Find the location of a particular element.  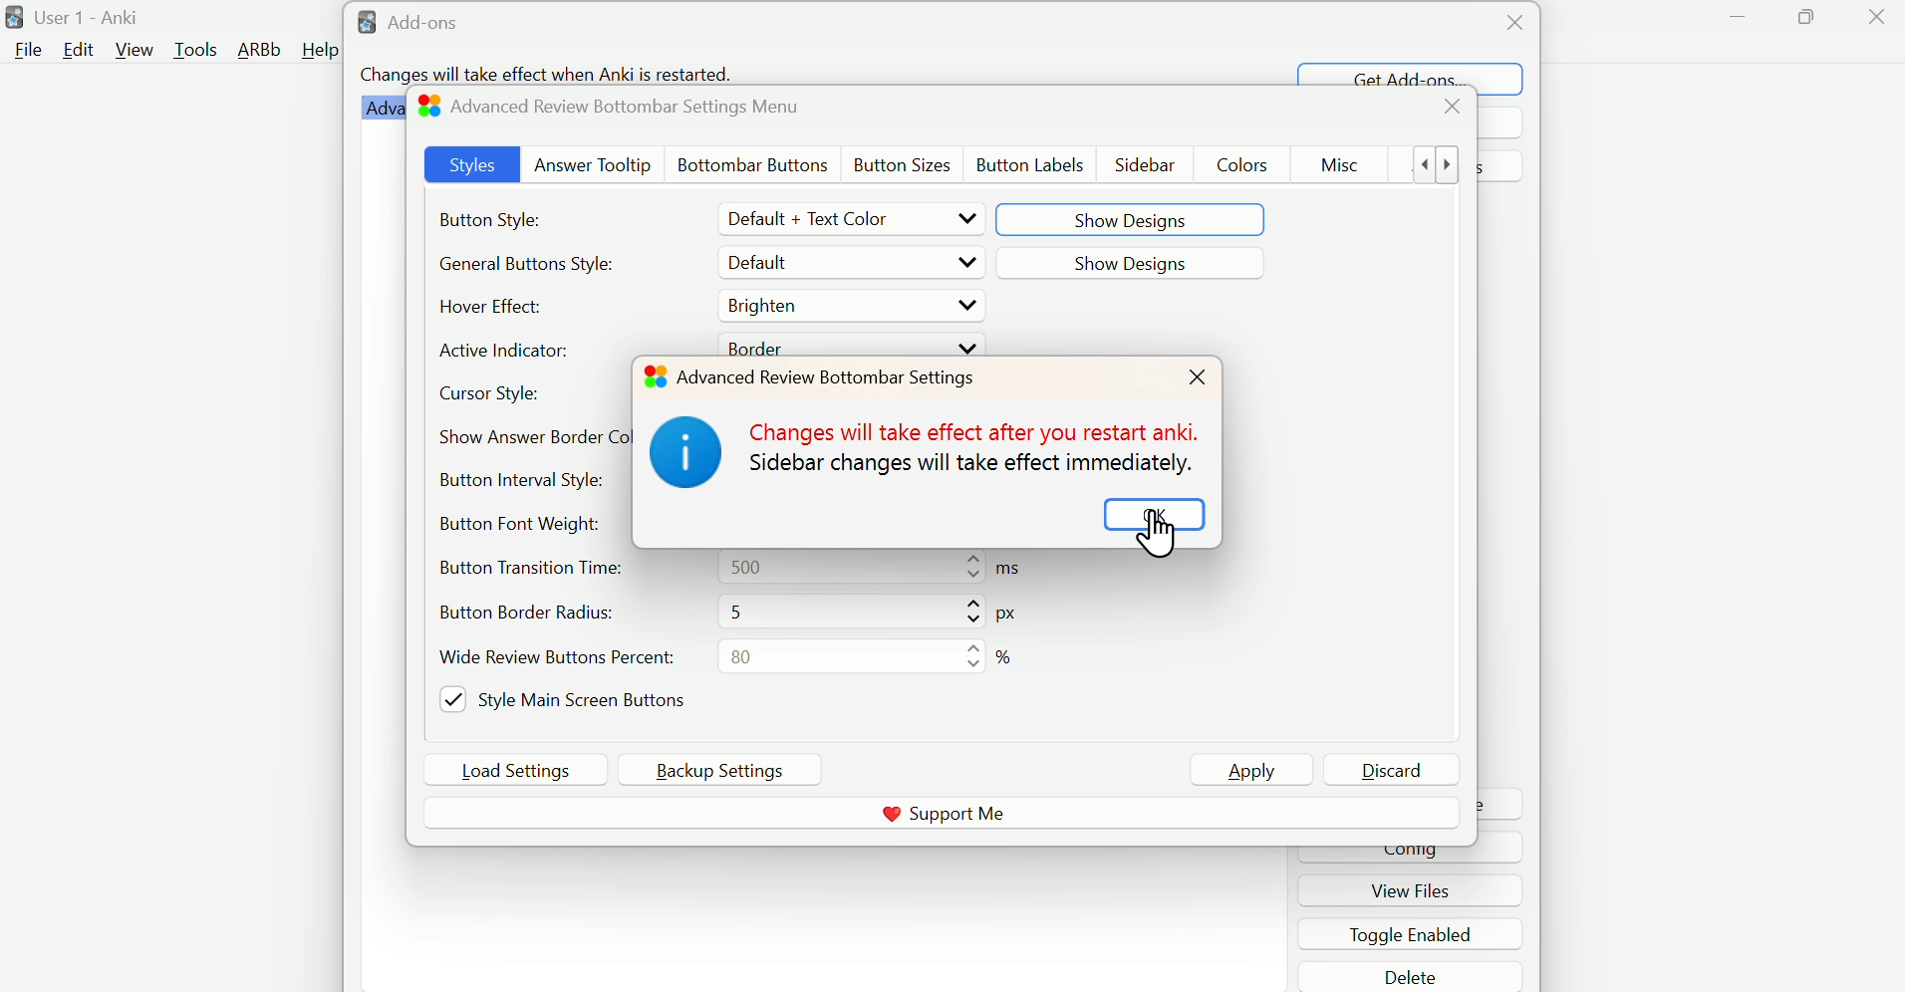

Advanced Review Bottombar Settings Menu is located at coordinates (610, 107).